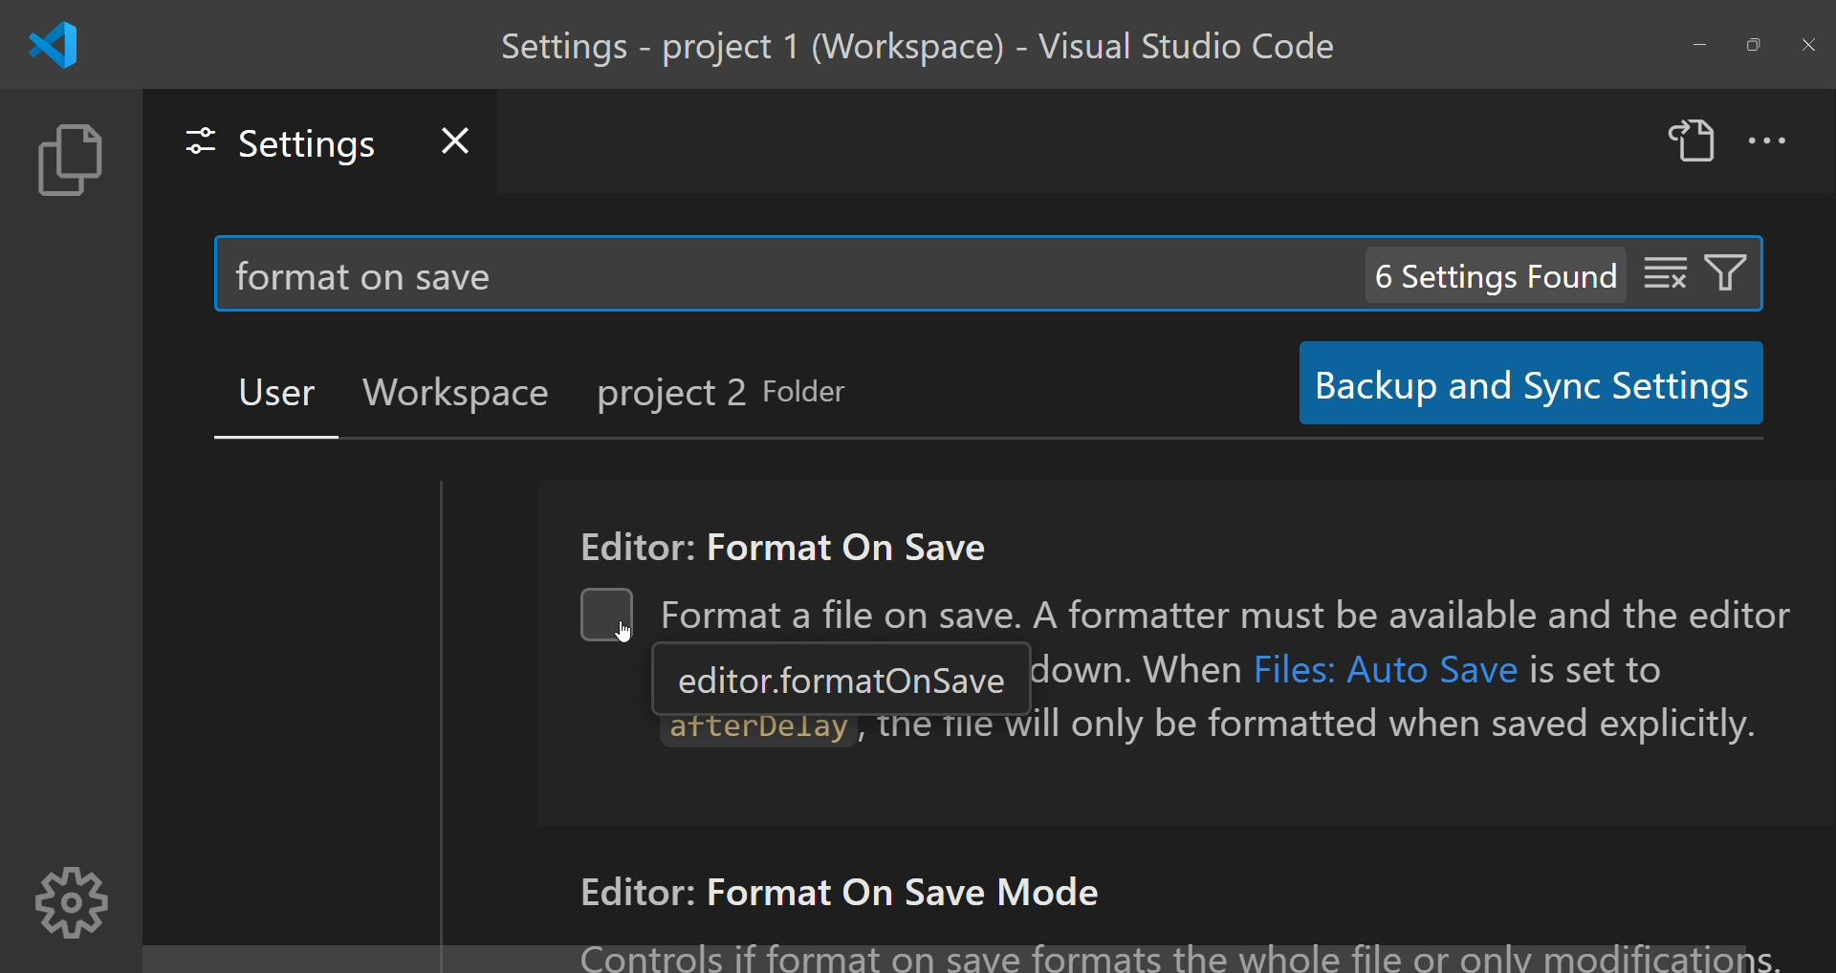 The image size is (1836, 973). Describe the element at coordinates (1135, 668) in the screenshot. I see `down. When` at that location.